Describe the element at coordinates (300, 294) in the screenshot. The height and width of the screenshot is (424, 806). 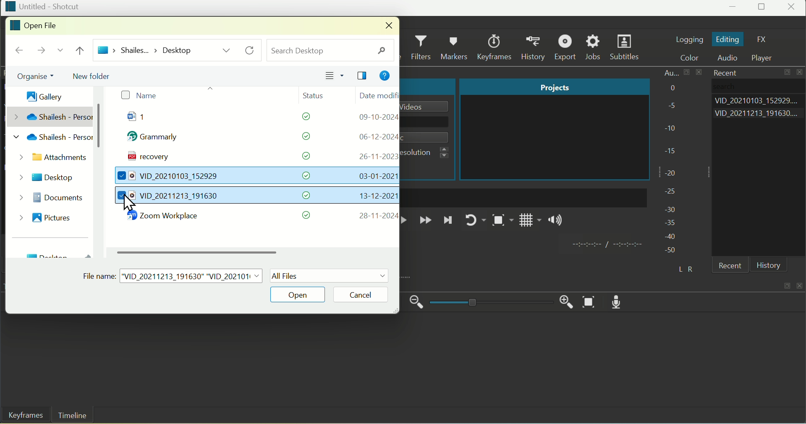
I see `Open` at that location.